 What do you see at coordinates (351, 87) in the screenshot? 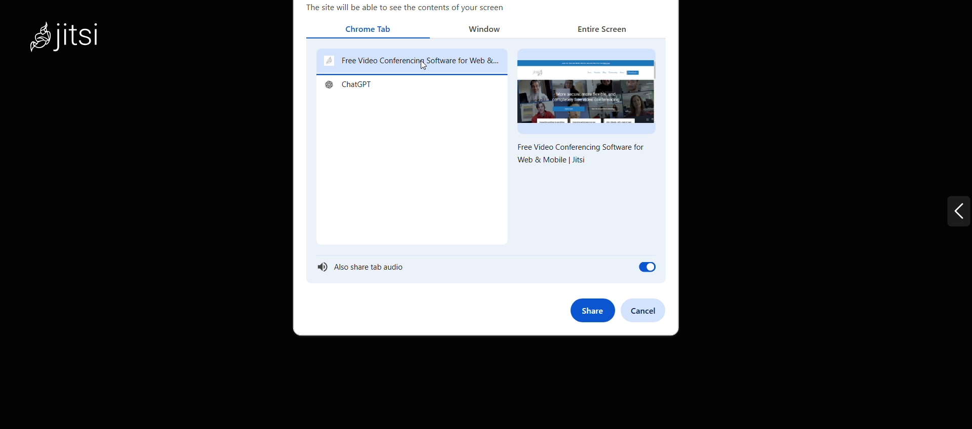
I see `chatgpt` at bounding box center [351, 87].